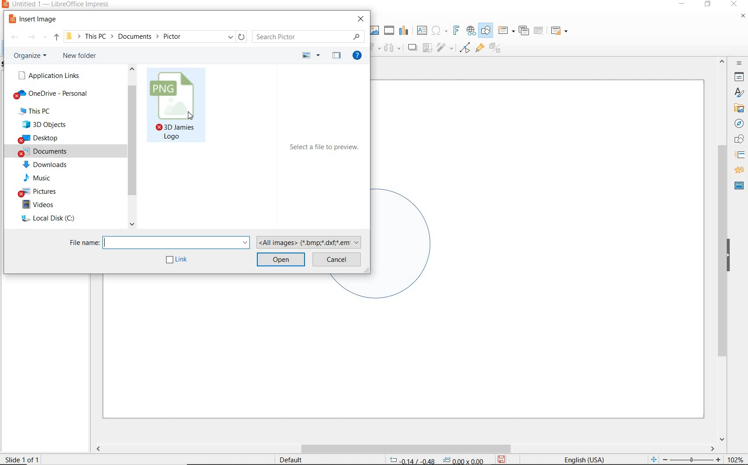 The height and width of the screenshot is (465, 748). What do you see at coordinates (683, 5) in the screenshot?
I see `minimize` at bounding box center [683, 5].